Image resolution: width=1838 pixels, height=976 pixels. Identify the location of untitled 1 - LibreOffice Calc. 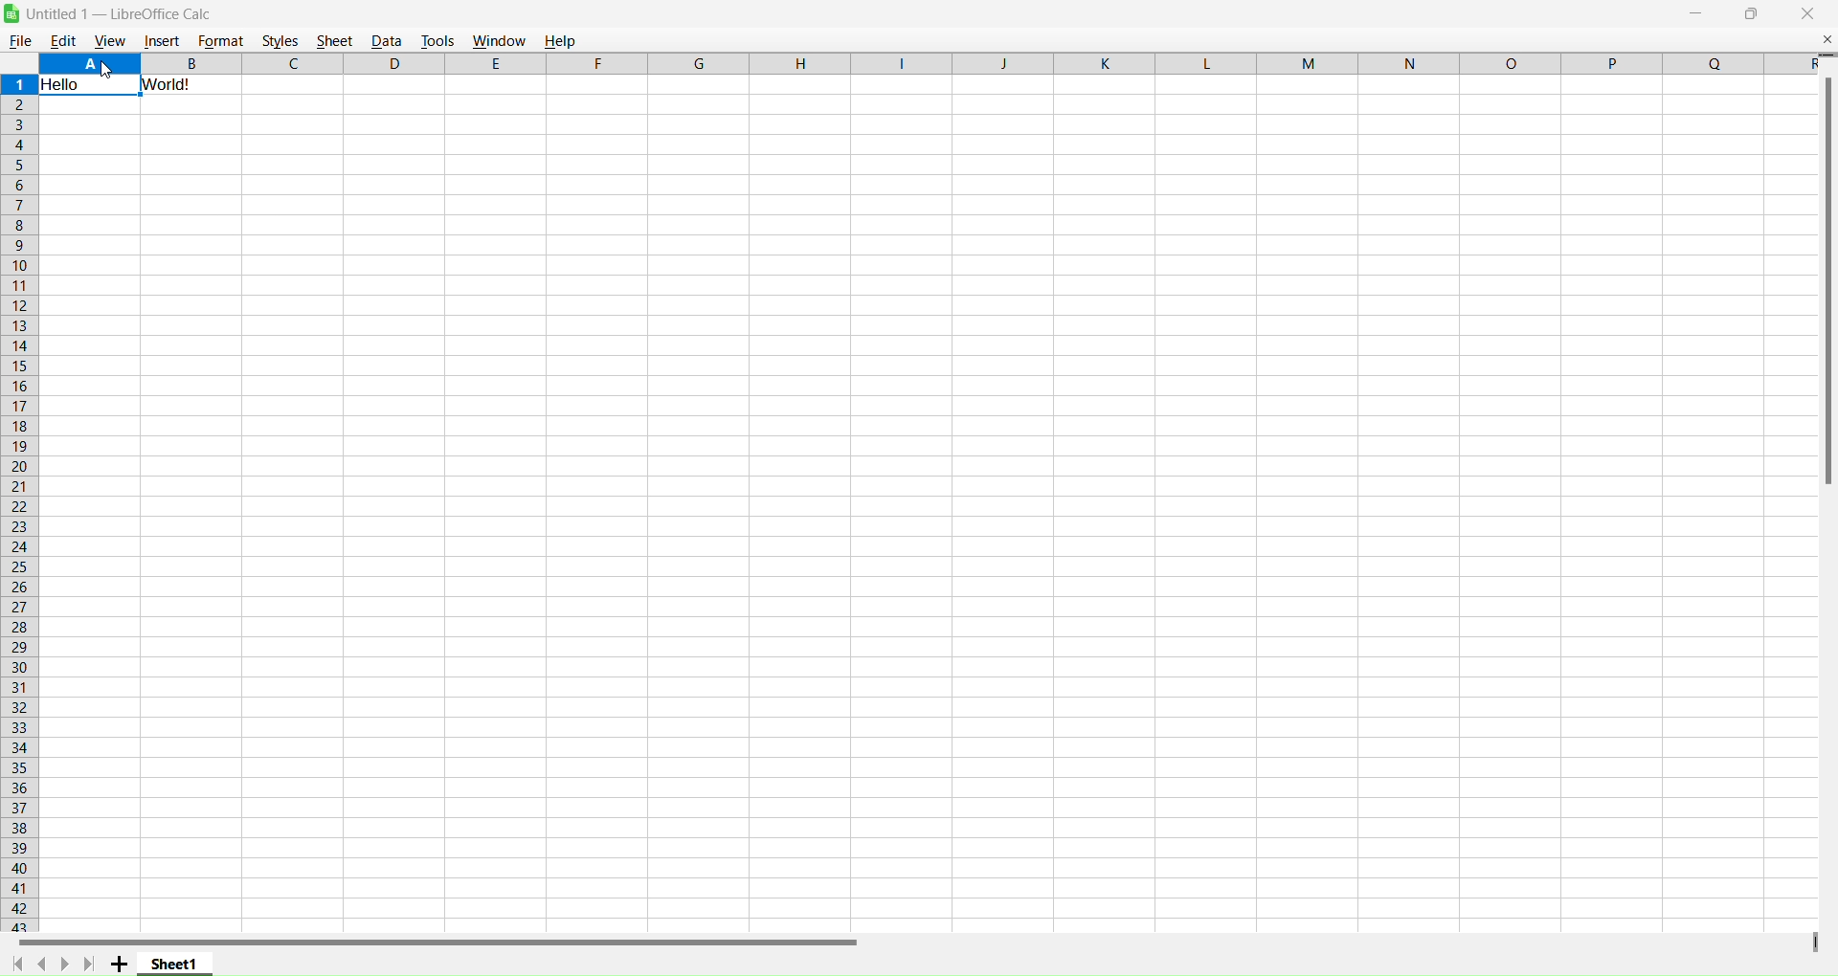
(127, 13).